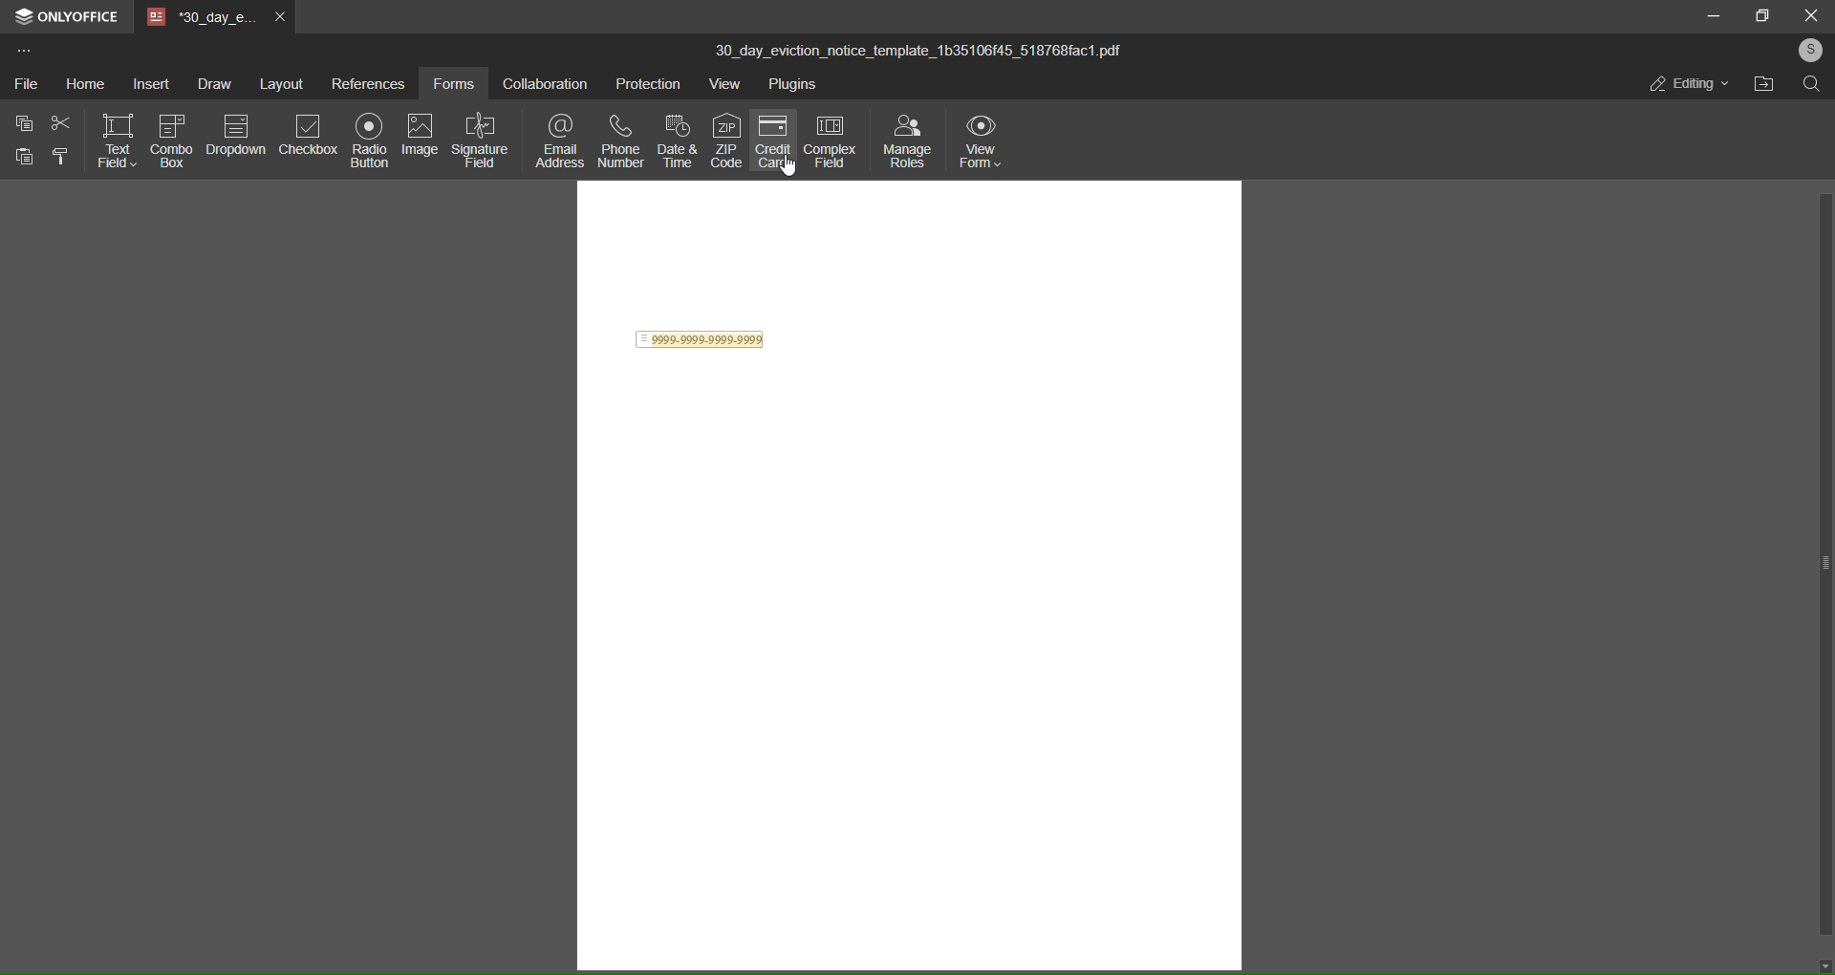  What do you see at coordinates (1829, 563) in the screenshot?
I see `scroll bar` at bounding box center [1829, 563].